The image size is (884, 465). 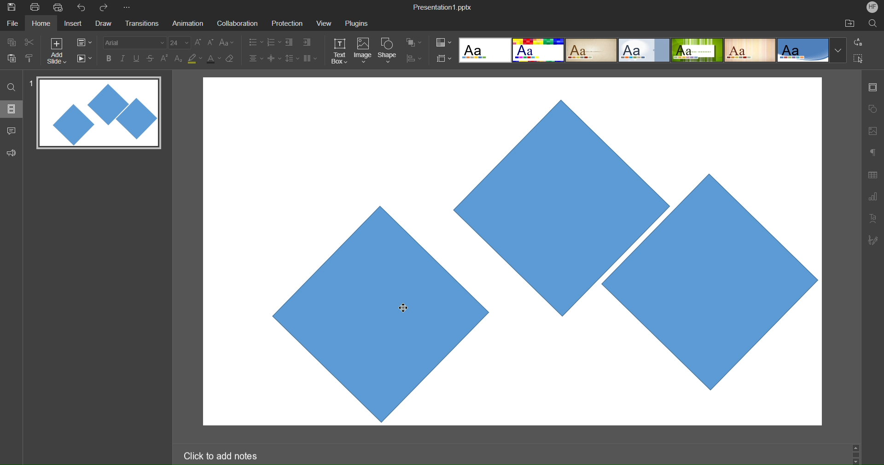 I want to click on Shape Settings, so click(x=872, y=110).